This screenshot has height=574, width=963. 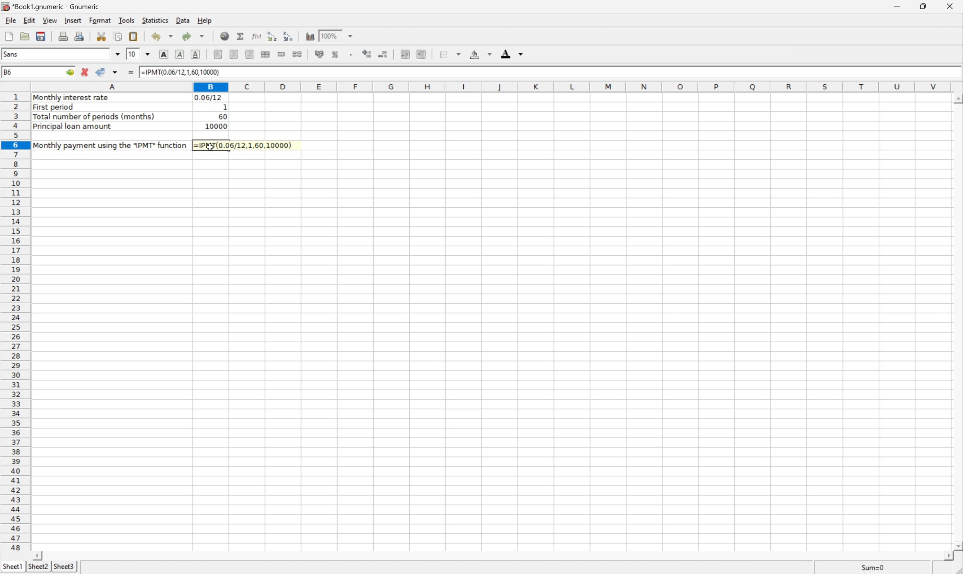 What do you see at coordinates (329, 35) in the screenshot?
I see `100%` at bounding box center [329, 35].